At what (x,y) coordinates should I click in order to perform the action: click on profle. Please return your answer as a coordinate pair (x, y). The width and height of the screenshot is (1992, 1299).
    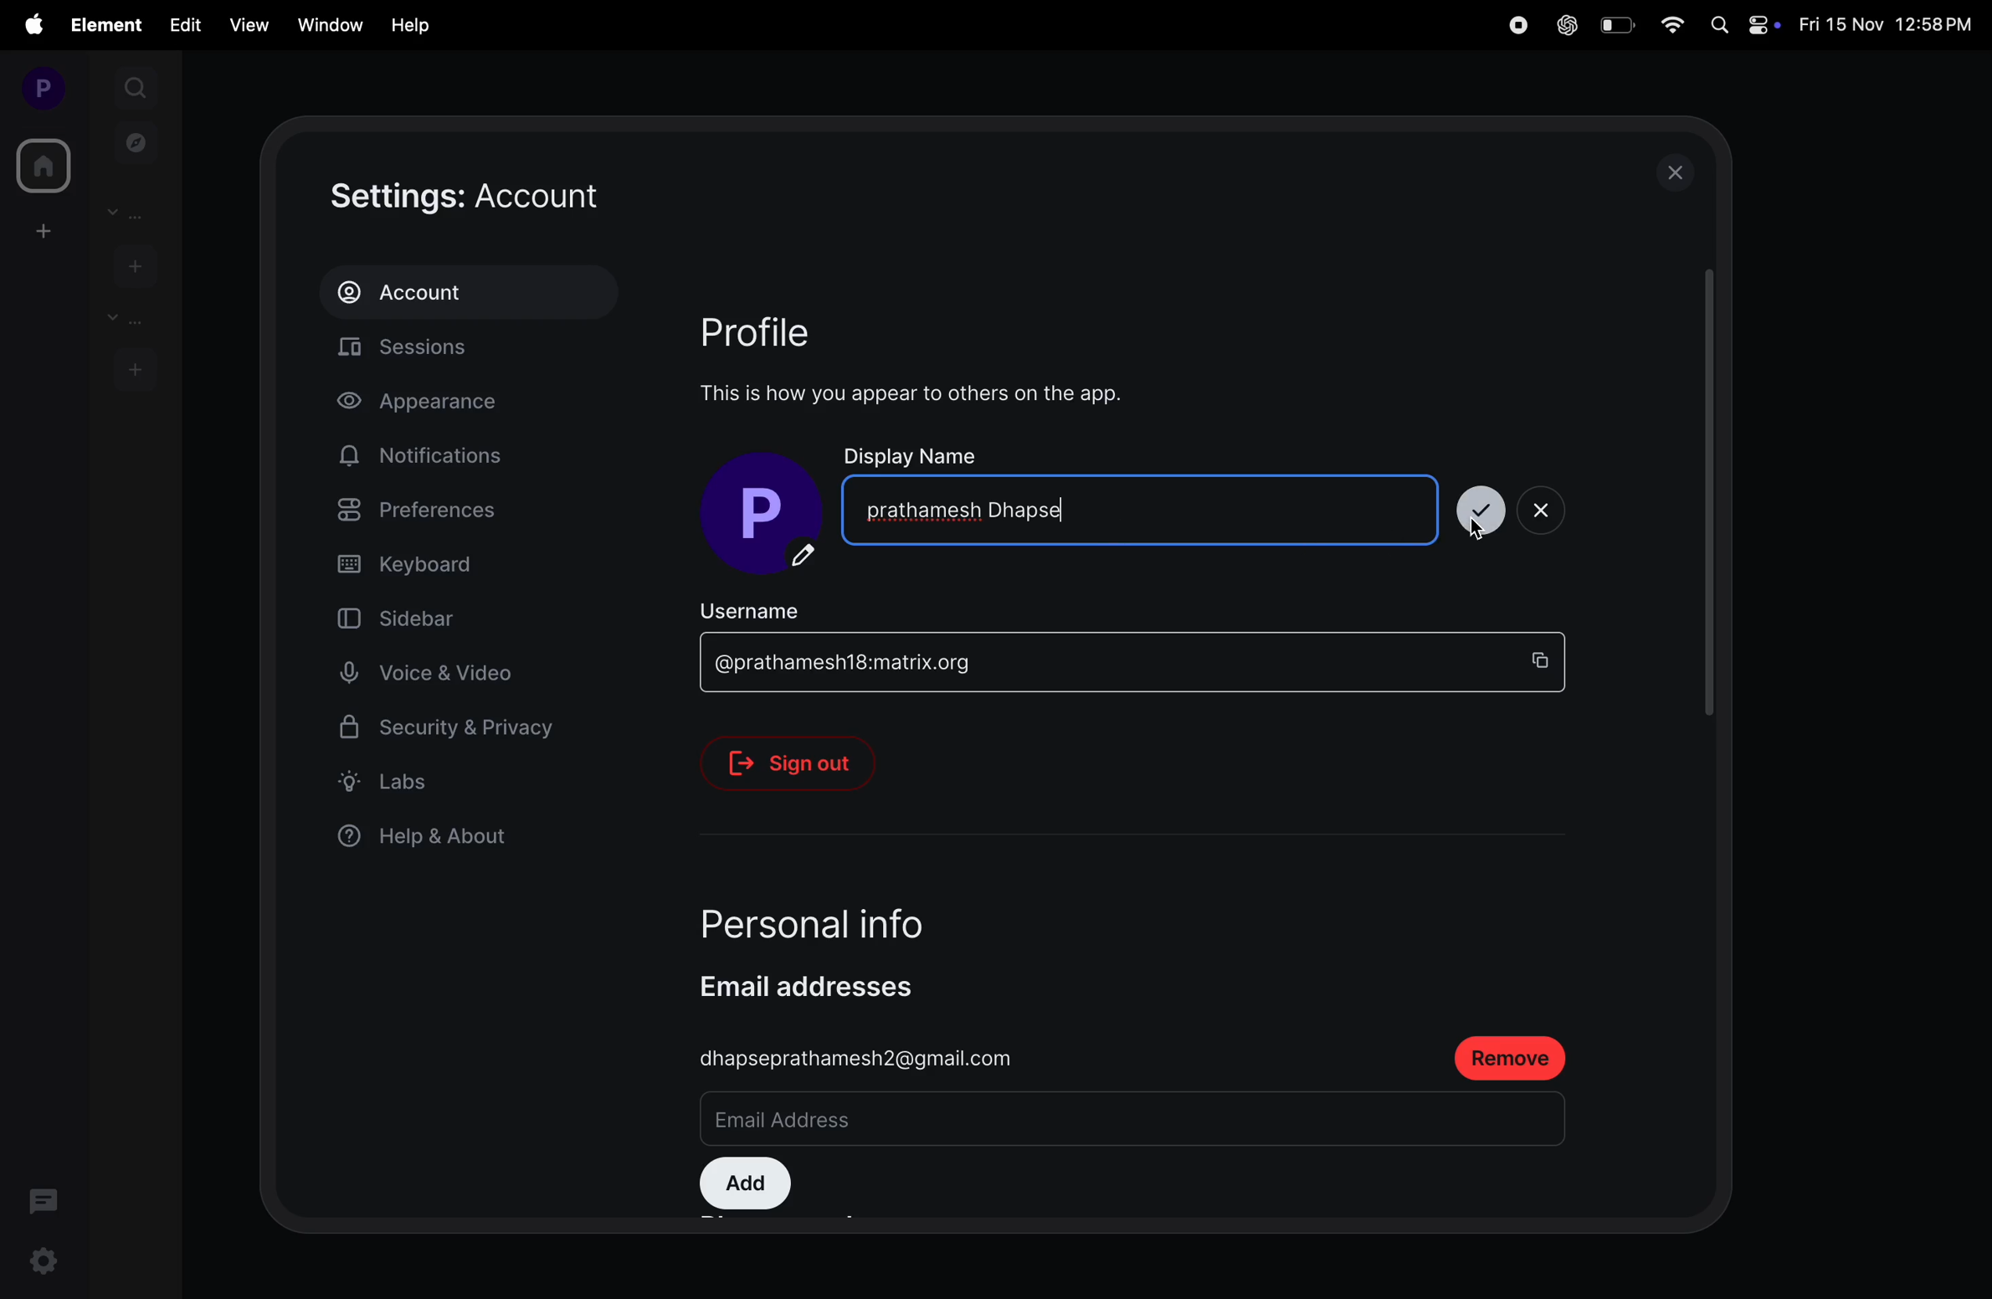
    Looking at the image, I should click on (780, 330).